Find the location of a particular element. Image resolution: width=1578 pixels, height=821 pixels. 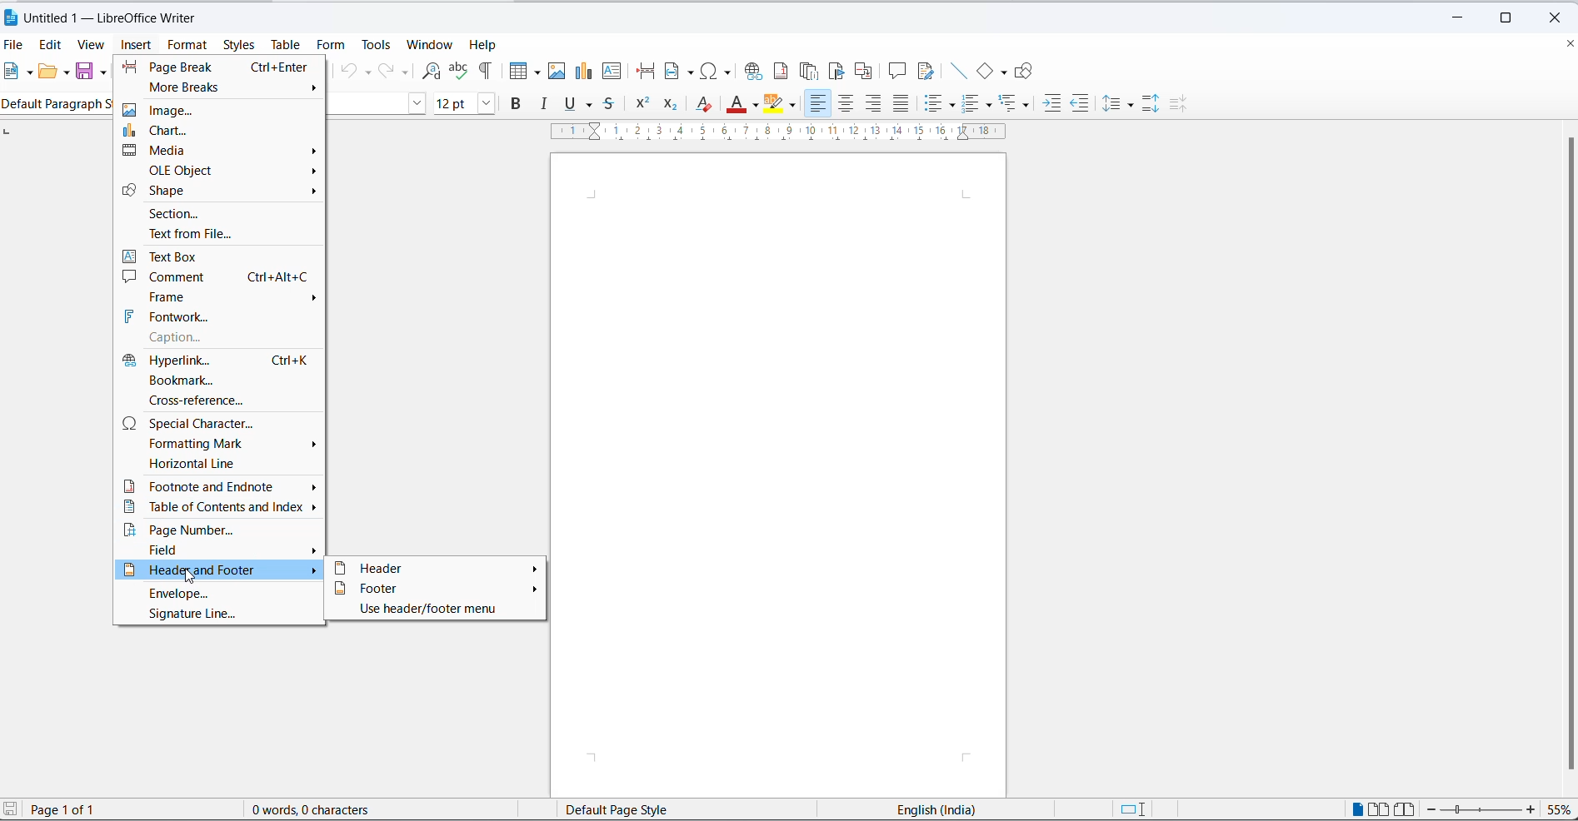

maximize is located at coordinates (1512, 14).